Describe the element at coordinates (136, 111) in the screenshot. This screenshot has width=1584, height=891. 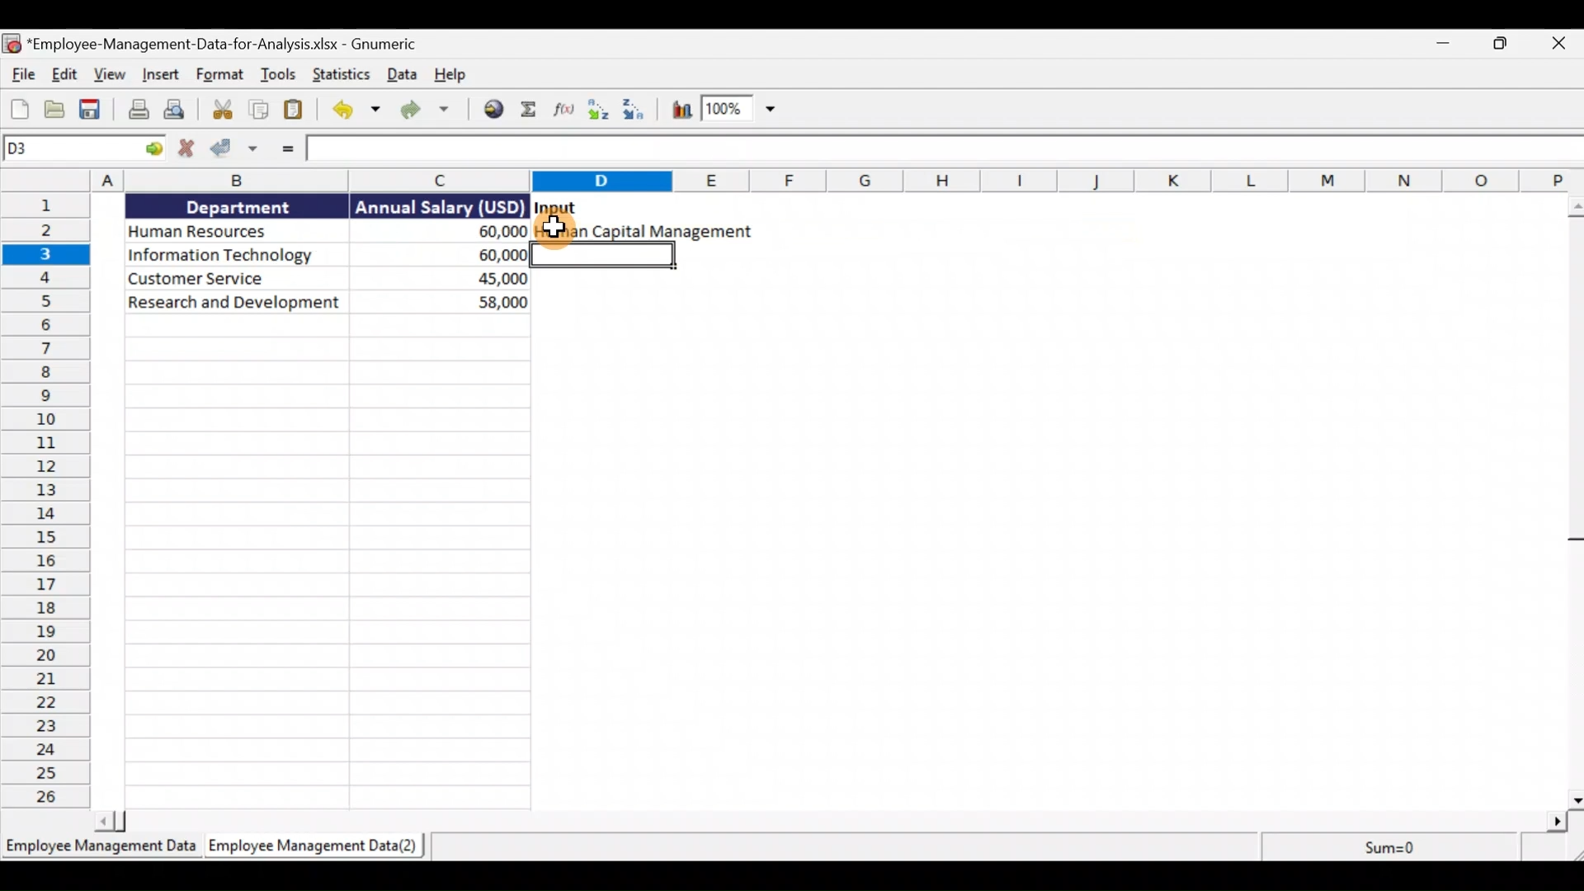
I see `Print the current file` at that location.